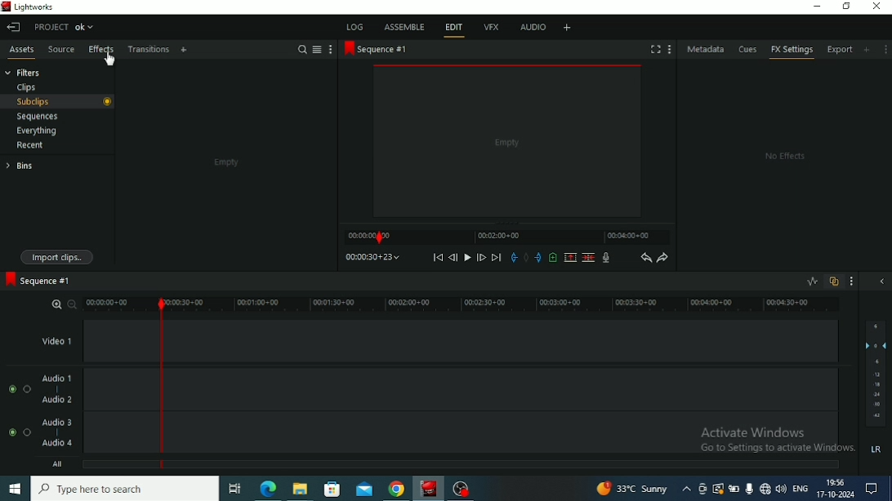 Image resolution: width=892 pixels, height=501 pixels. What do you see at coordinates (606, 258) in the screenshot?
I see `record a voice-over` at bounding box center [606, 258].